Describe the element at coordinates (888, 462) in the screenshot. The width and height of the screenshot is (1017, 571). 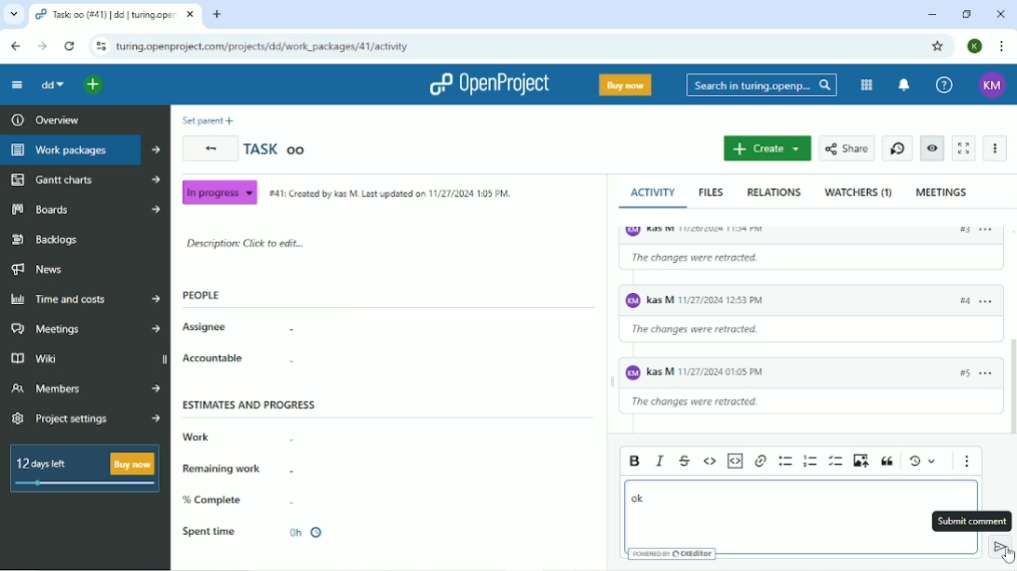
I see `Block quote` at that location.